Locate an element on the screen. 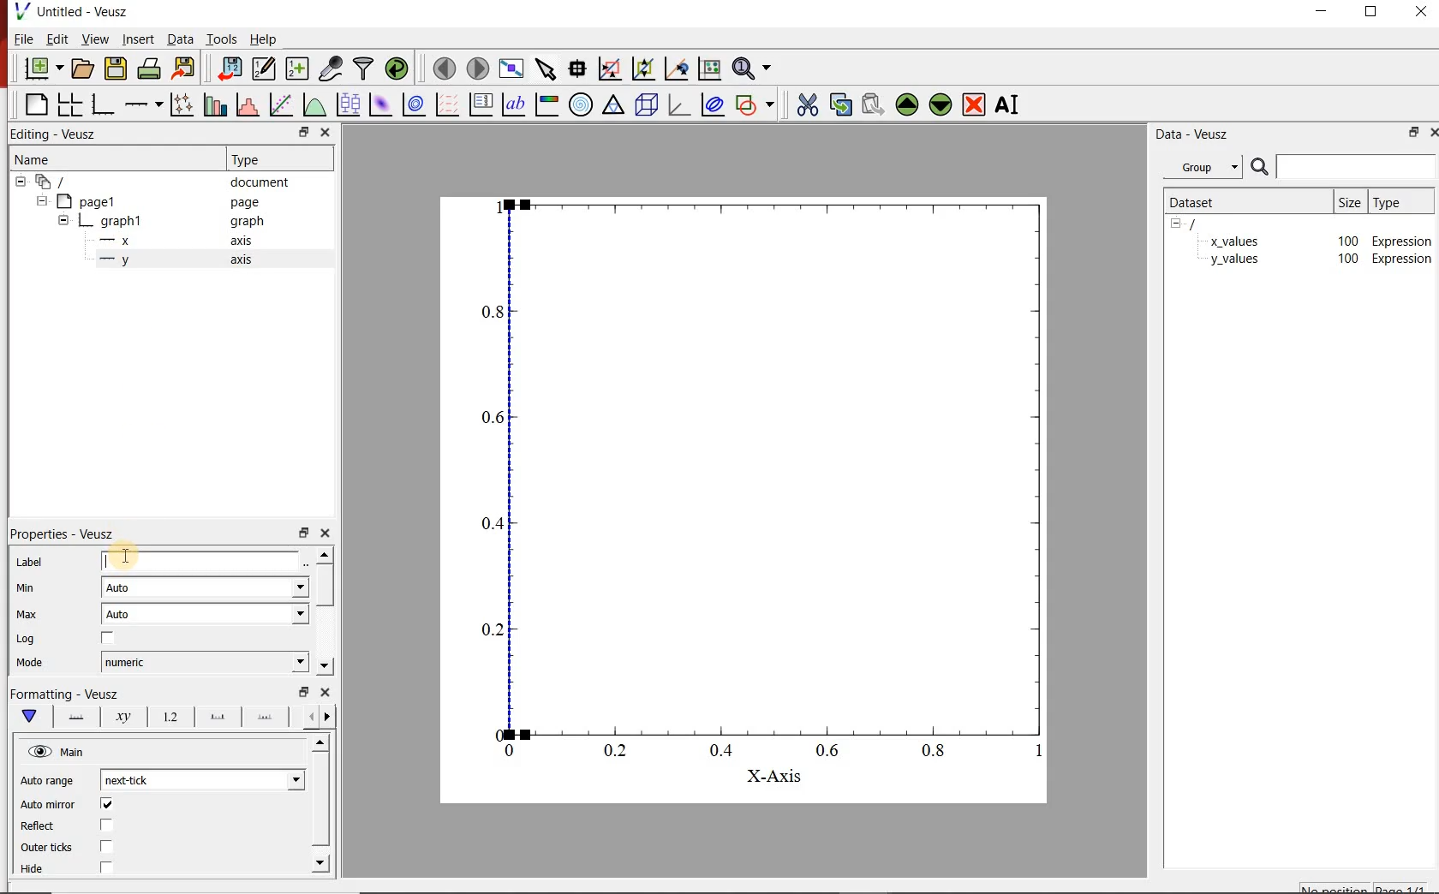 Image resolution: width=1439 pixels, height=894 pixels. hide view is located at coordinates (58, 750).